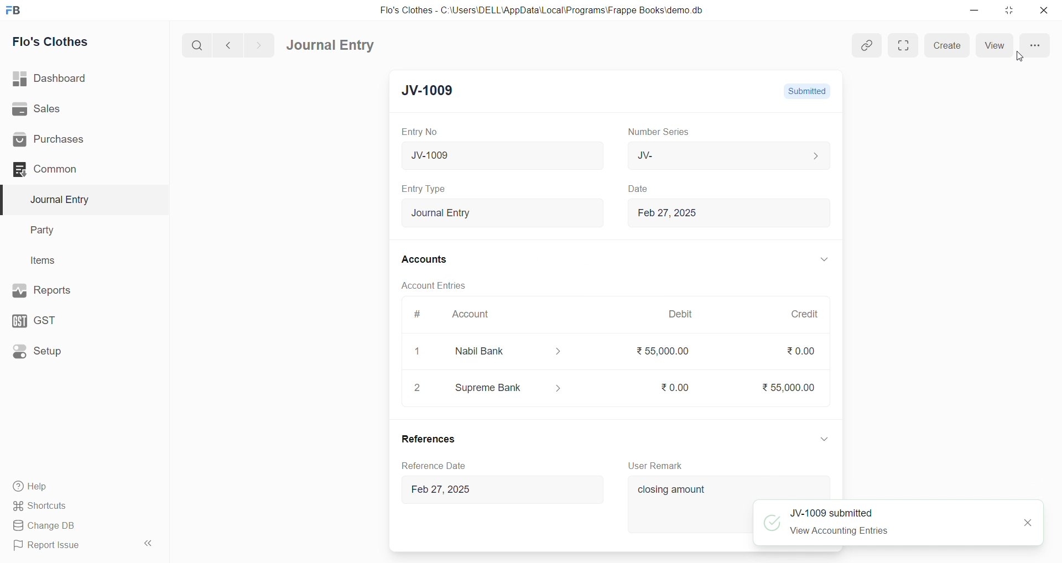  What do you see at coordinates (56, 41) in the screenshot?
I see `Flo's Clothes` at bounding box center [56, 41].